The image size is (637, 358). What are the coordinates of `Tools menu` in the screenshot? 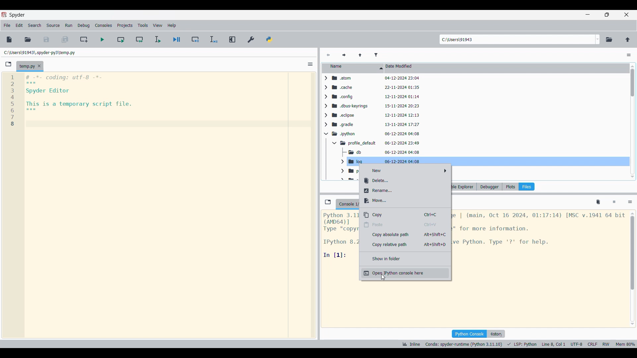 It's located at (143, 25).